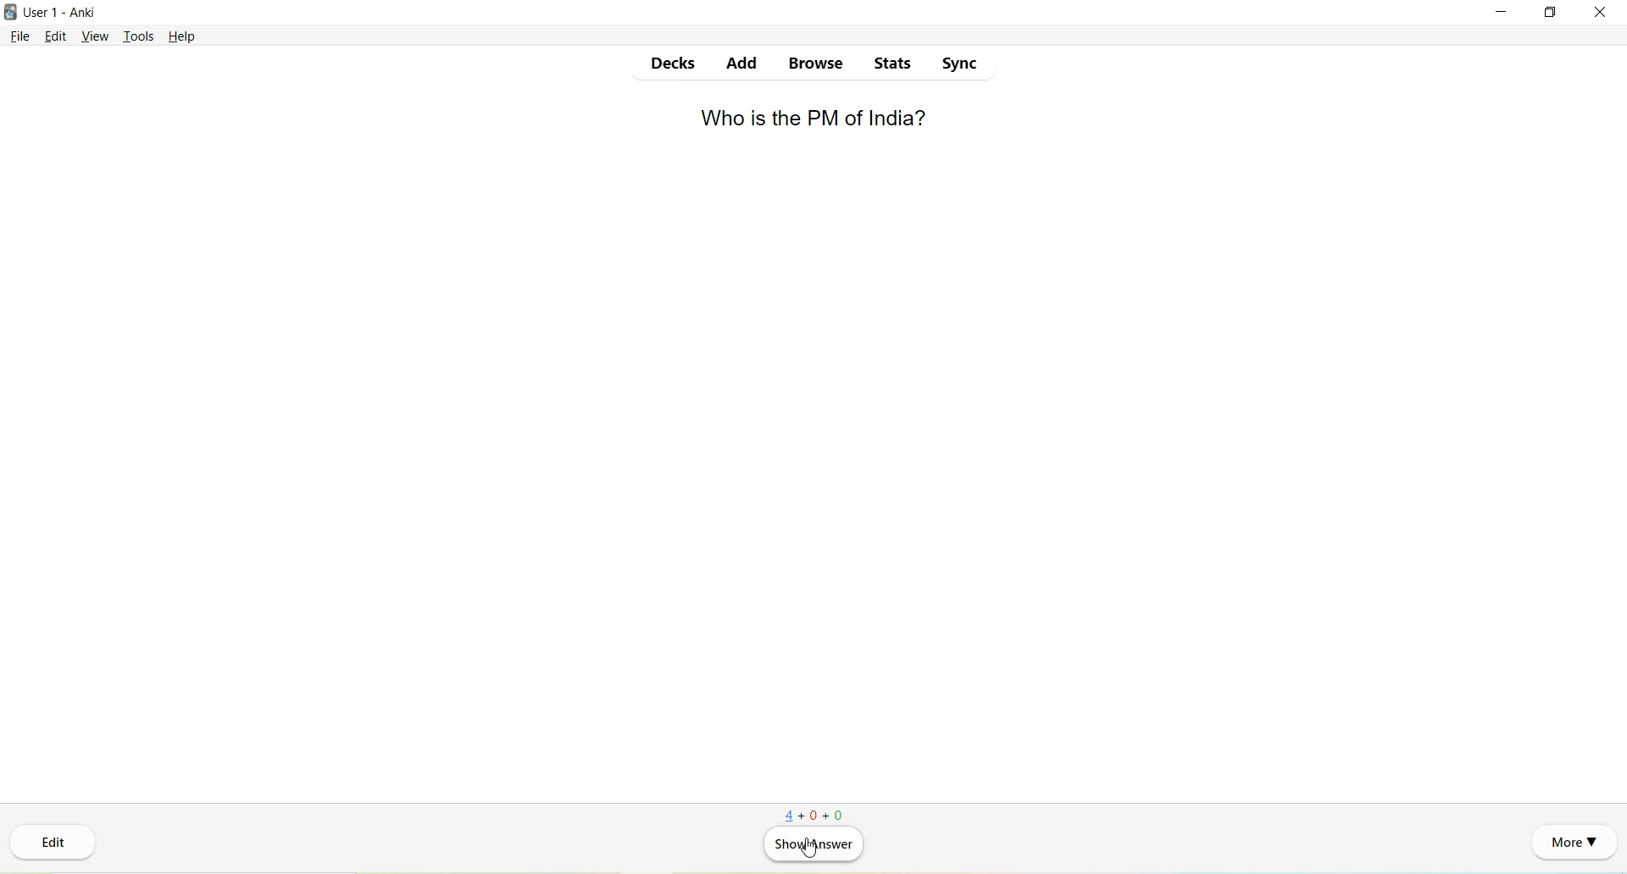 This screenshot has height=874, width=1627. What do you see at coordinates (677, 65) in the screenshot?
I see `Decks` at bounding box center [677, 65].